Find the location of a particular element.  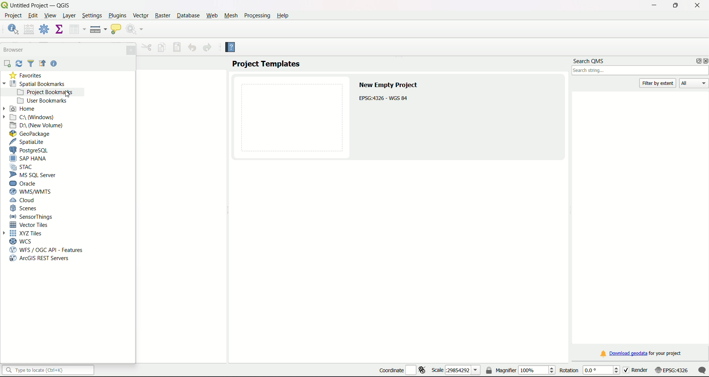

Plugins is located at coordinates (117, 15).